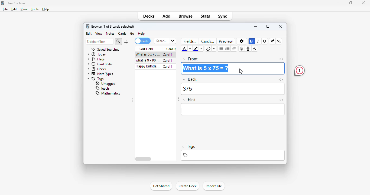 The height and width of the screenshot is (195, 370). What do you see at coordinates (196, 49) in the screenshot?
I see `text highlight color` at bounding box center [196, 49].